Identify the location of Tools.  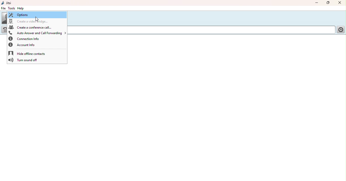
(12, 8).